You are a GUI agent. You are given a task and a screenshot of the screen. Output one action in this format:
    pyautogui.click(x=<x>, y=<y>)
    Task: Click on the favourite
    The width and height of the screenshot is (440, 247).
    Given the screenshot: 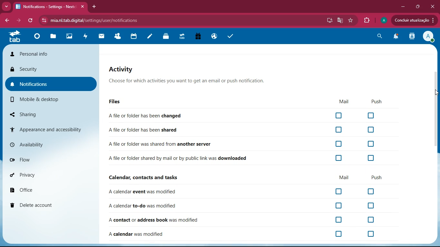 What is the action you would take?
    pyautogui.click(x=351, y=20)
    